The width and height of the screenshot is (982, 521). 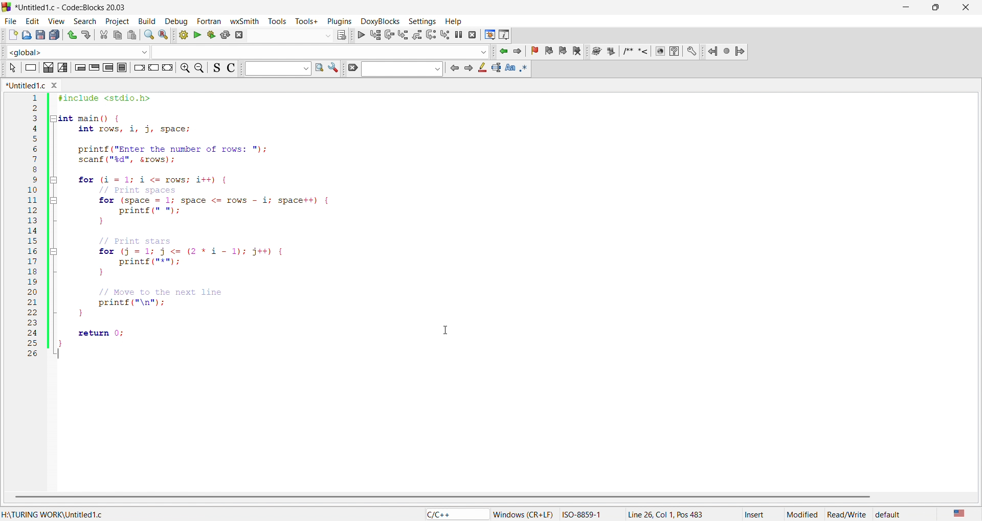 What do you see at coordinates (153, 68) in the screenshot?
I see `icon` at bounding box center [153, 68].